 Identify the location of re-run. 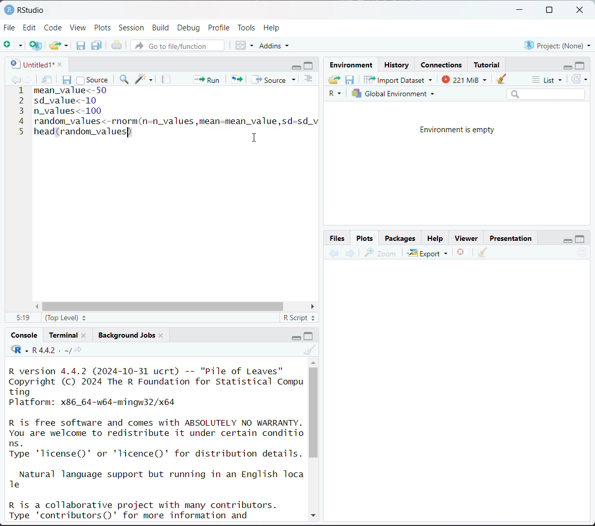
(236, 79).